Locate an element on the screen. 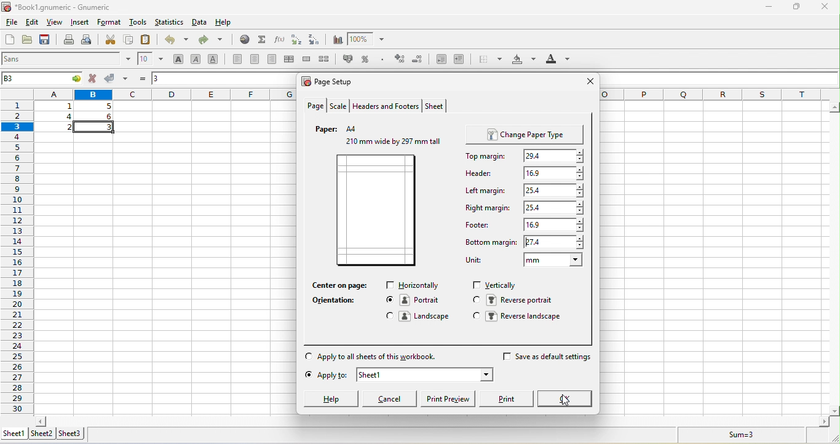 Image resolution: width=840 pixels, height=444 pixels. new work book is located at coordinates (10, 41).